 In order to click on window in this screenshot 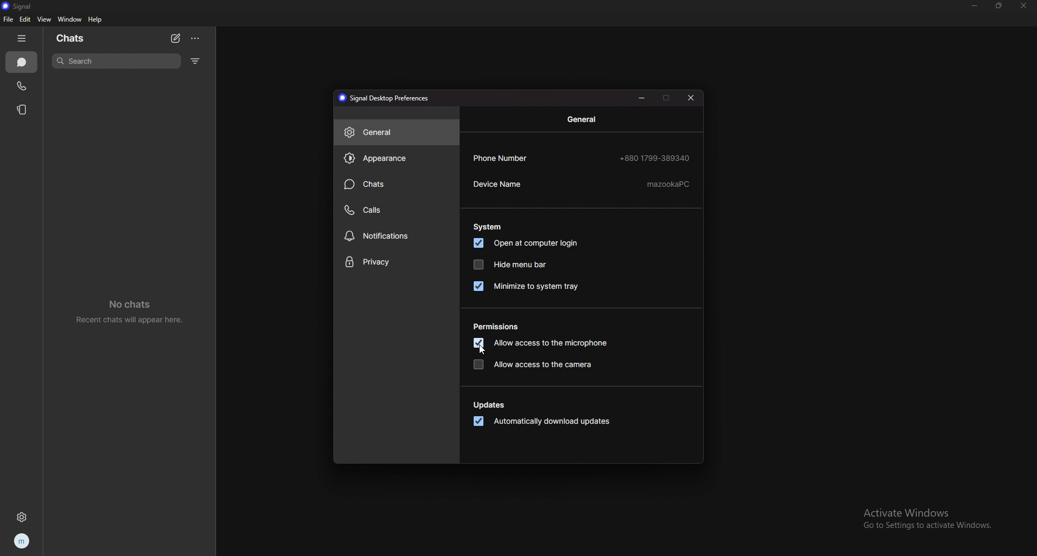, I will do `click(70, 19)`.